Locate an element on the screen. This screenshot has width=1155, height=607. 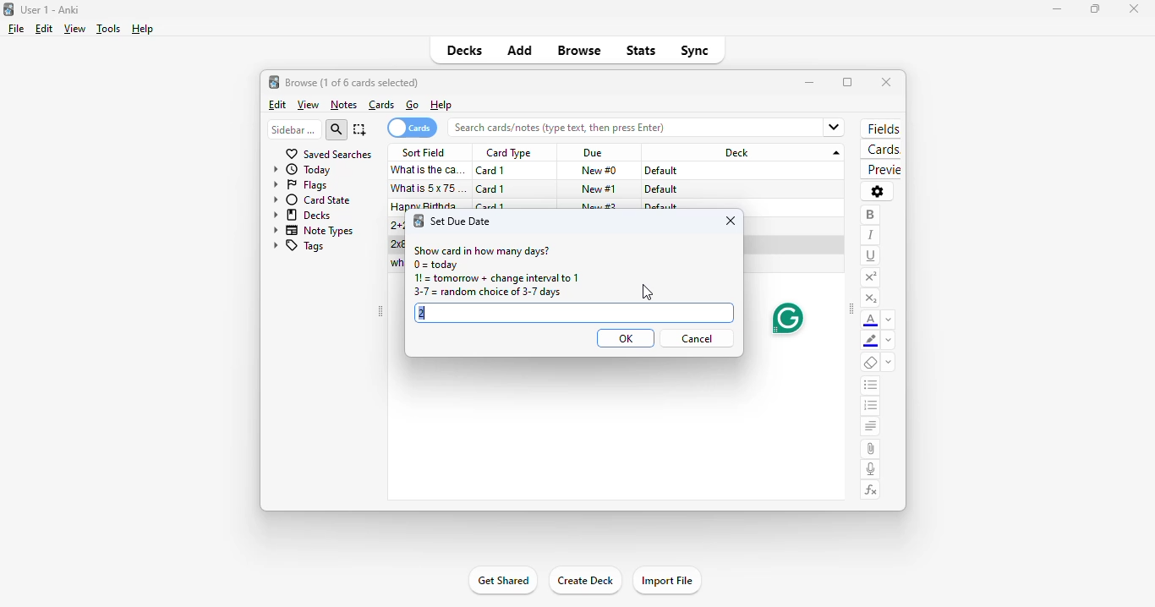
new #0 is located at coordinates (599, 171).